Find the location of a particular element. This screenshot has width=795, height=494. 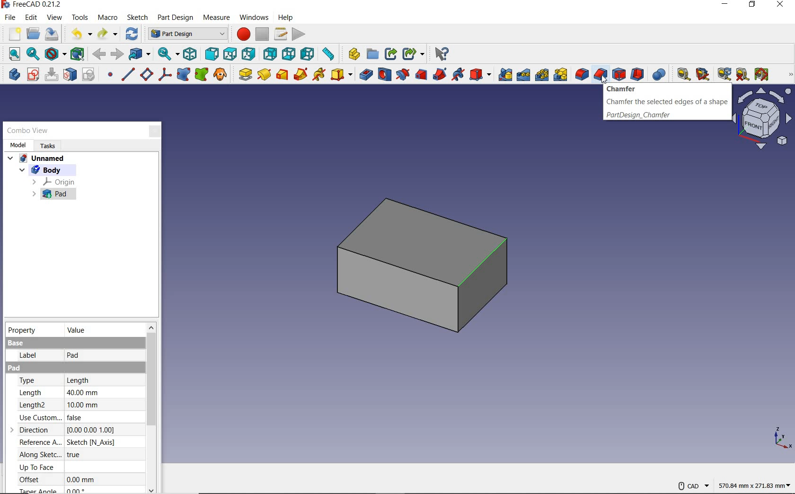

windows is located at coordinates (254, 18).